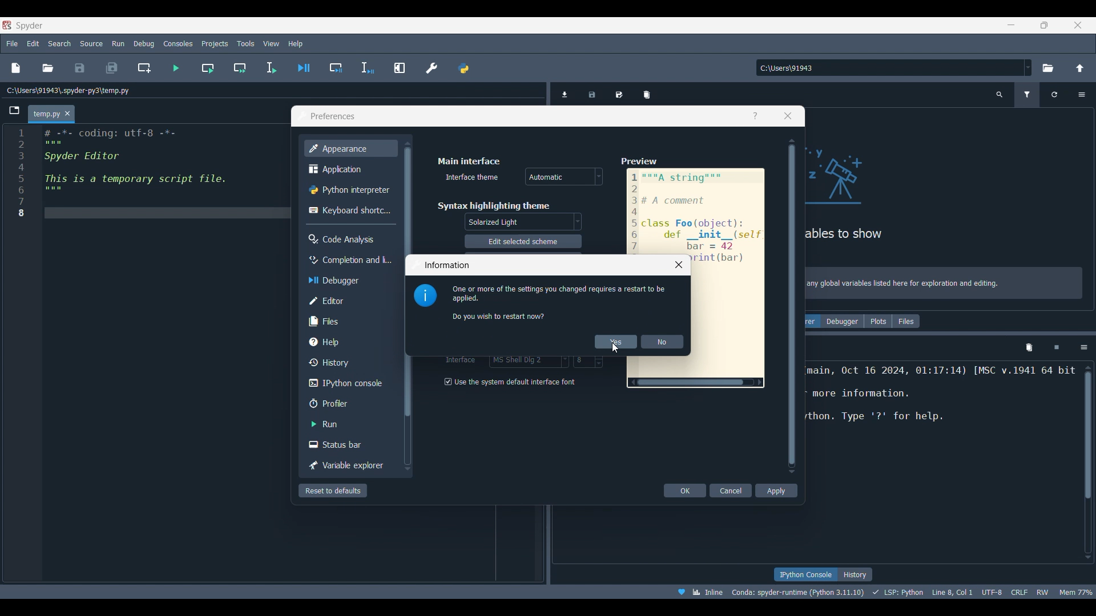  Describe the element at coordinates (647, 92) in the screenshot. I see `Remove all variables` at that location.